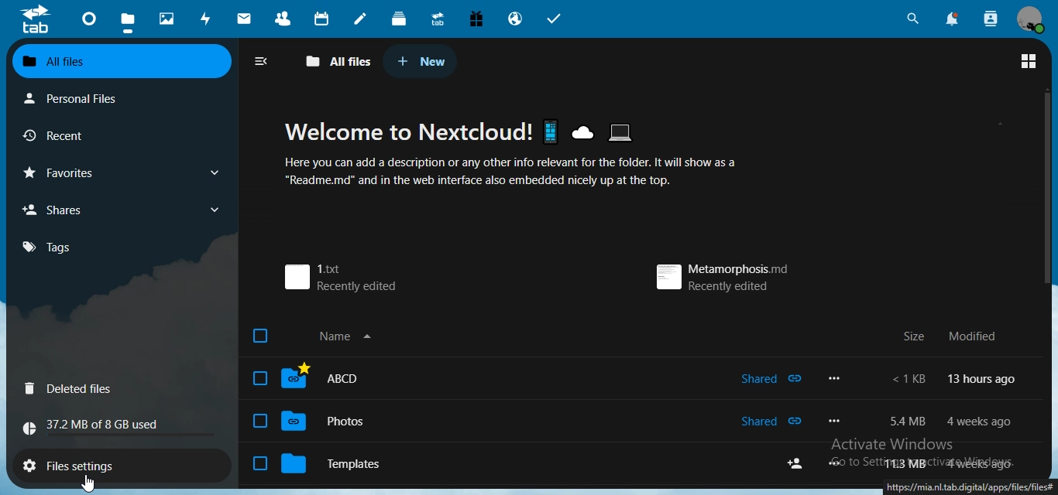  I want to click on cursor, so click(88, 483).